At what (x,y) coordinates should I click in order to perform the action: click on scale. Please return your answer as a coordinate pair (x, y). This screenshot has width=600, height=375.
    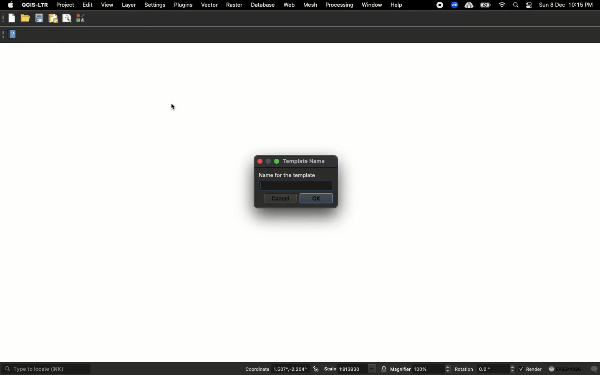
    Looking at the image, I should click on (357, 369).